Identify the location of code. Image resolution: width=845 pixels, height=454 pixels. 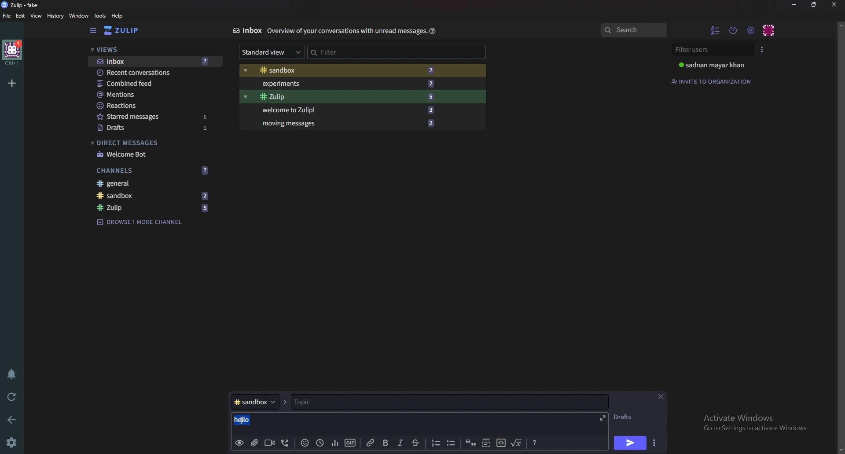
(500, 443).